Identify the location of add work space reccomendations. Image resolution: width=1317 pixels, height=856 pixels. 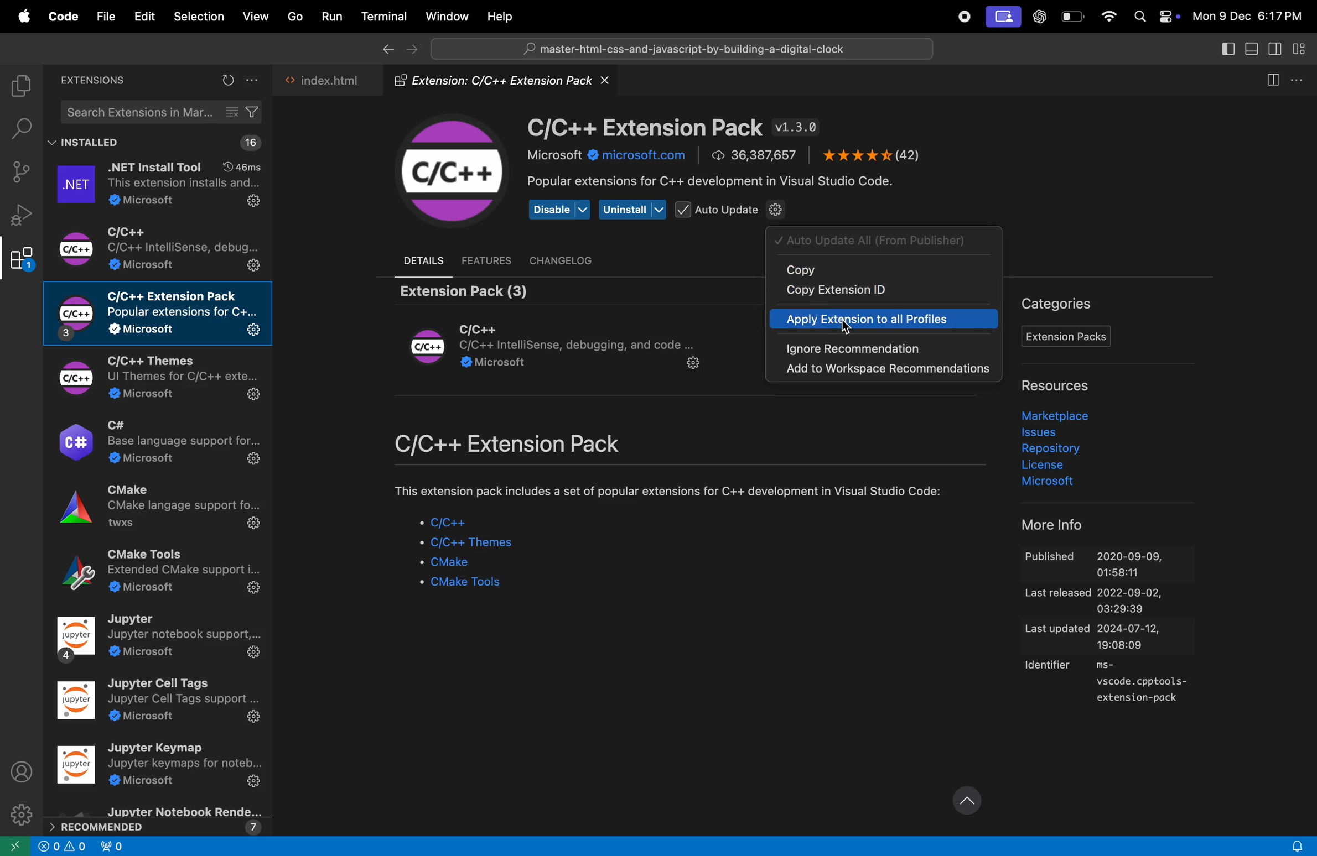
(889, 372).